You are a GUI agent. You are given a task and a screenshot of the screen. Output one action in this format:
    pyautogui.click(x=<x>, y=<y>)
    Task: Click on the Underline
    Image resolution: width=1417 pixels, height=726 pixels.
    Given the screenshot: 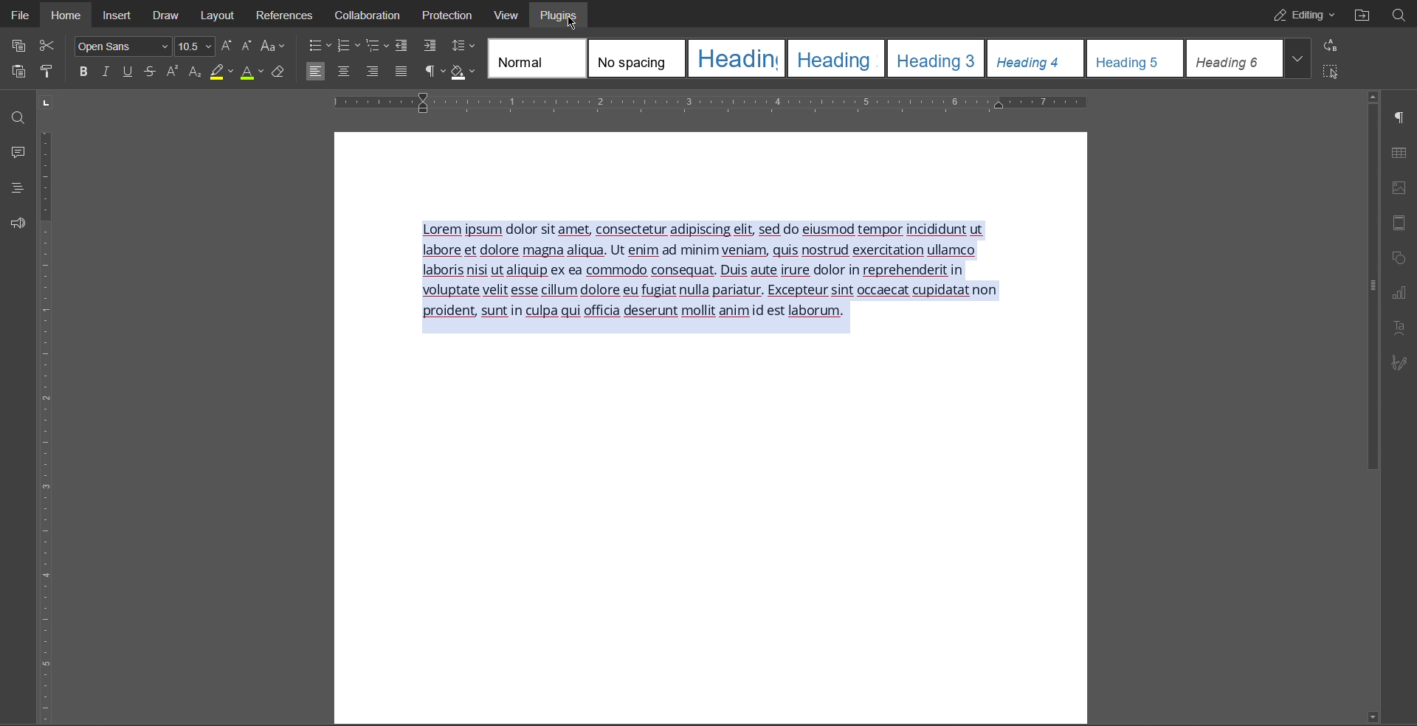 What is the action you would take?
    pyautogui.click(x=128, y=72)
    